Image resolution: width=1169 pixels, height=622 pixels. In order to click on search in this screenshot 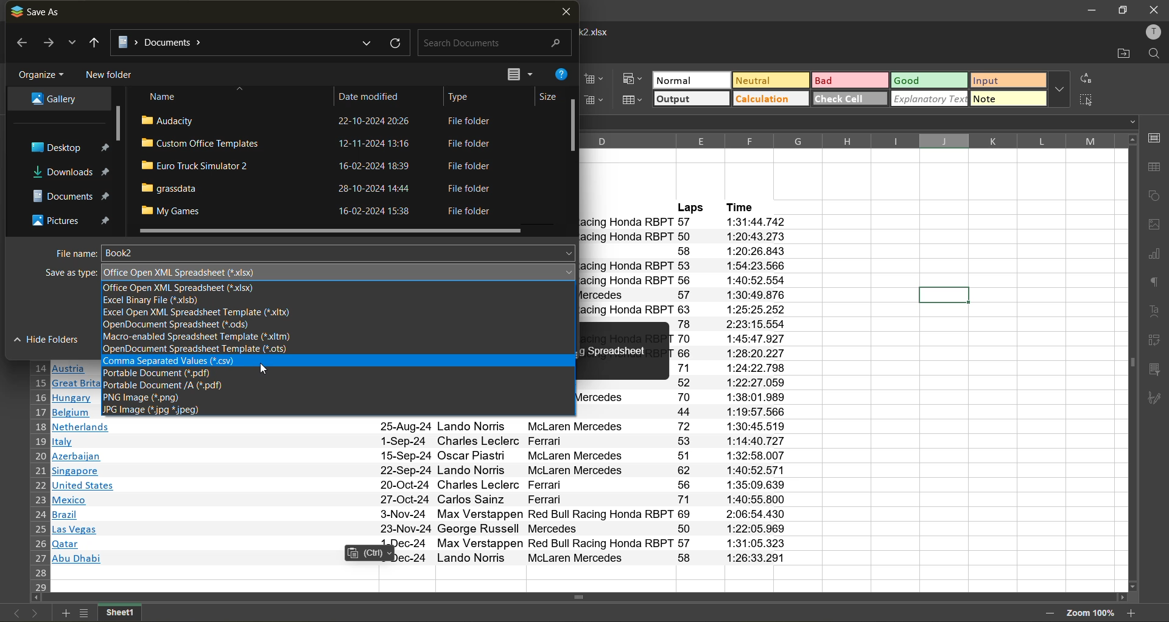, I will do `click(492, 44)`.